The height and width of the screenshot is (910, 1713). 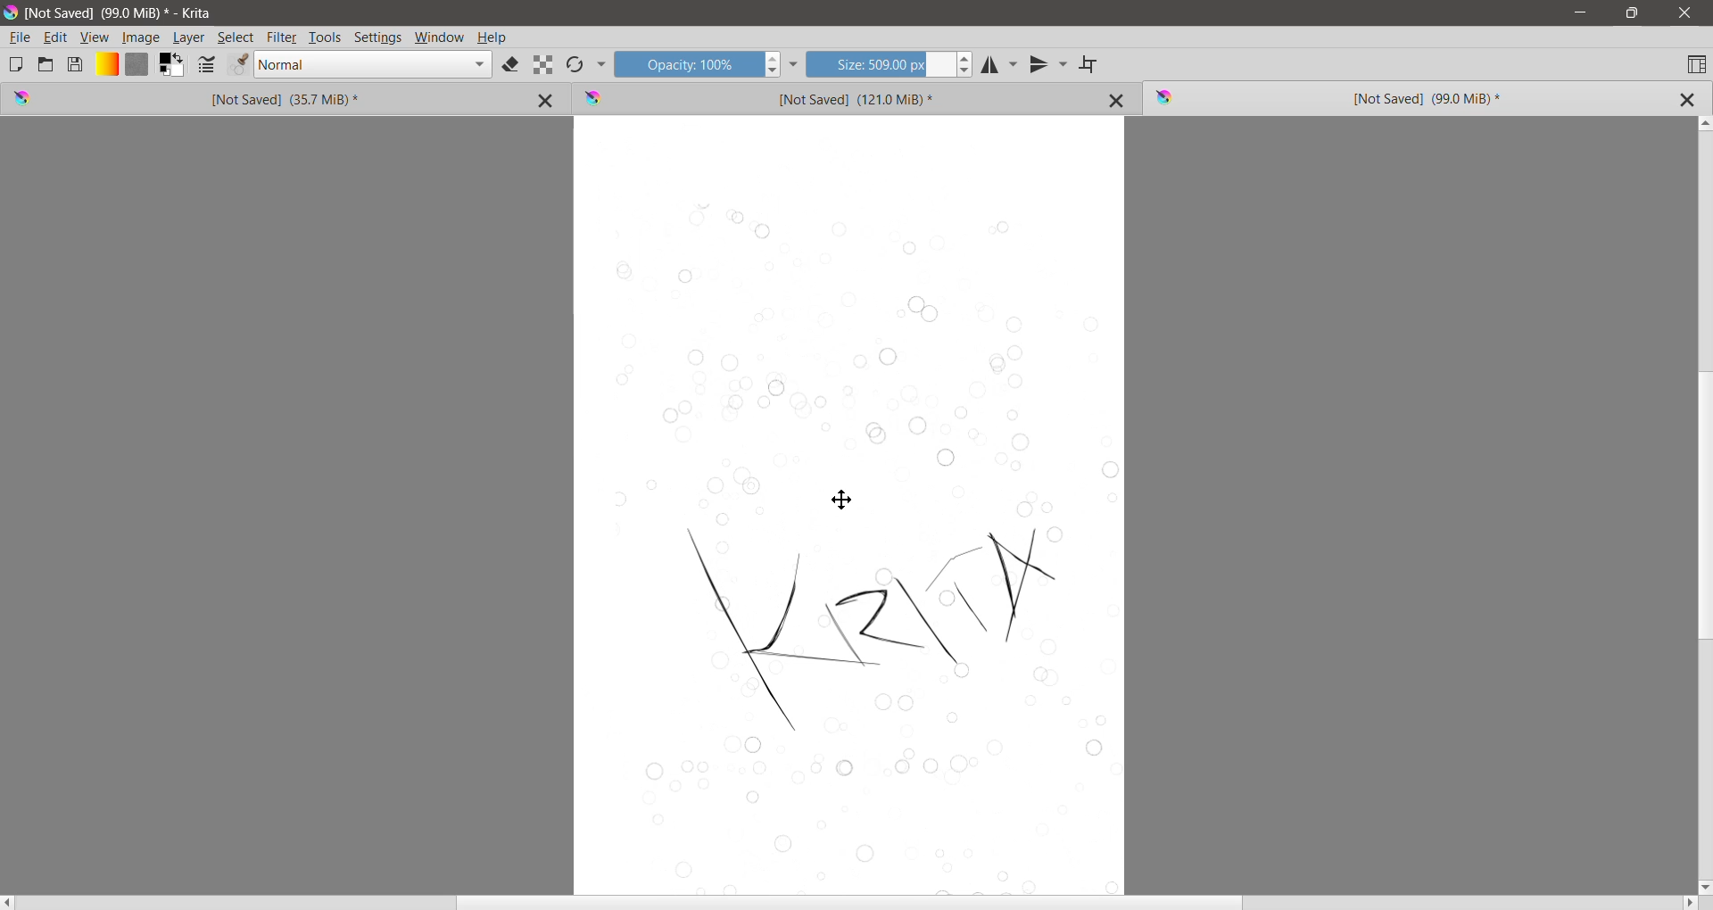 What do you see at coordinates (378, 38) in the screenshot?
I see `Settings` at bounding box center [378, 38].